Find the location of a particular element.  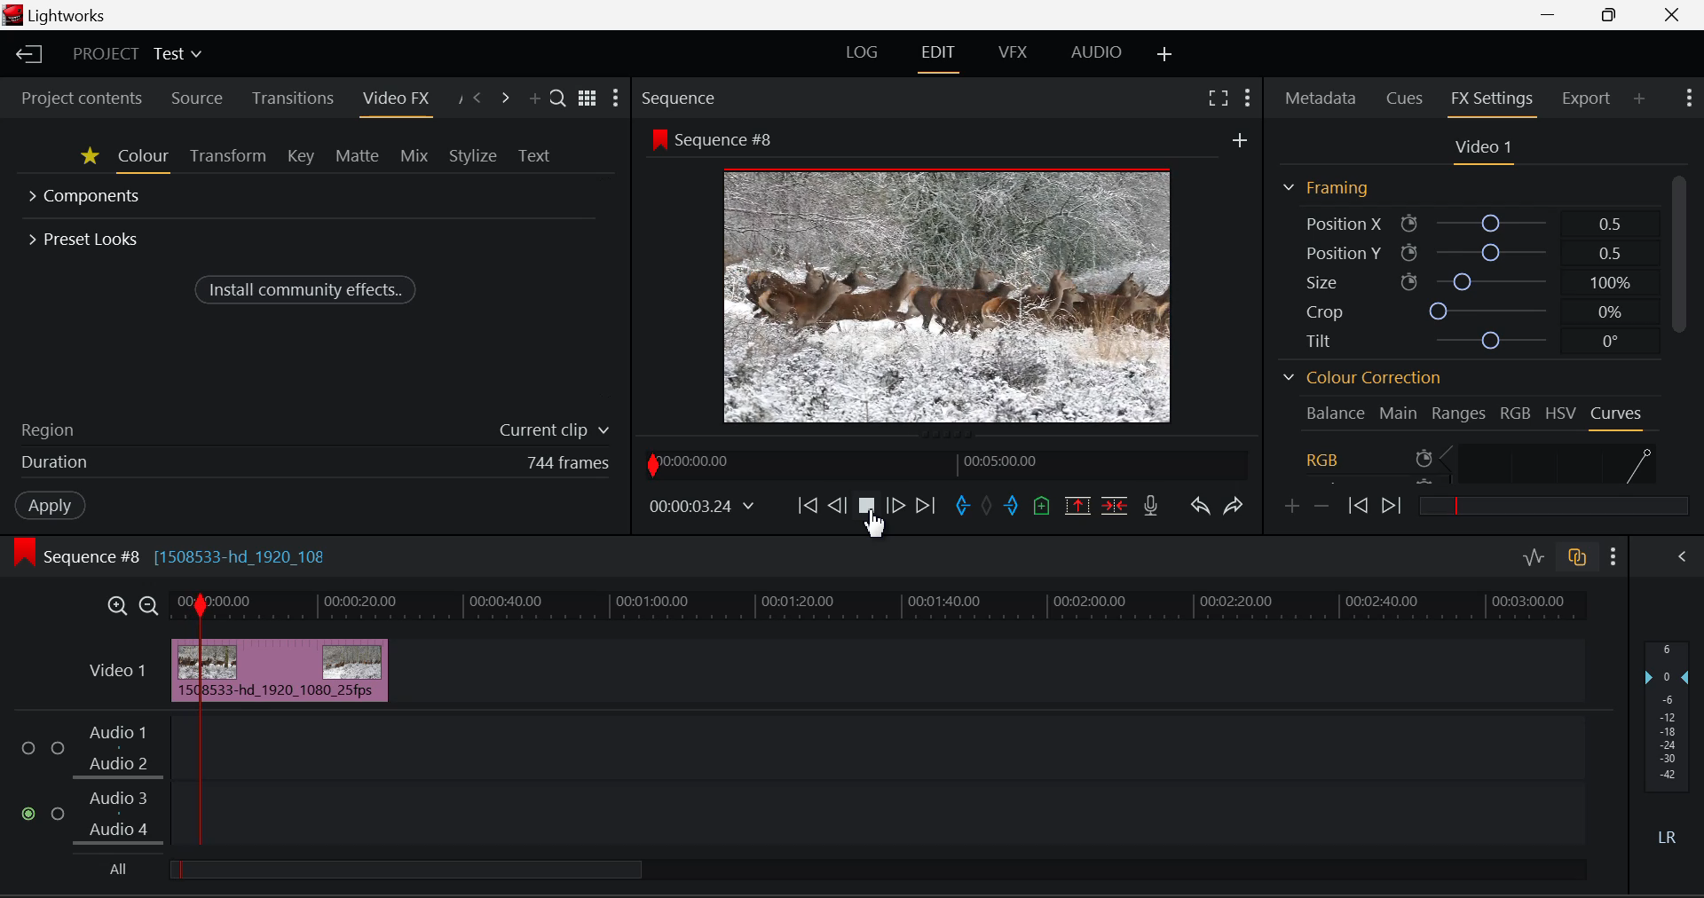

Project contents is located at coordinates (82, 98).